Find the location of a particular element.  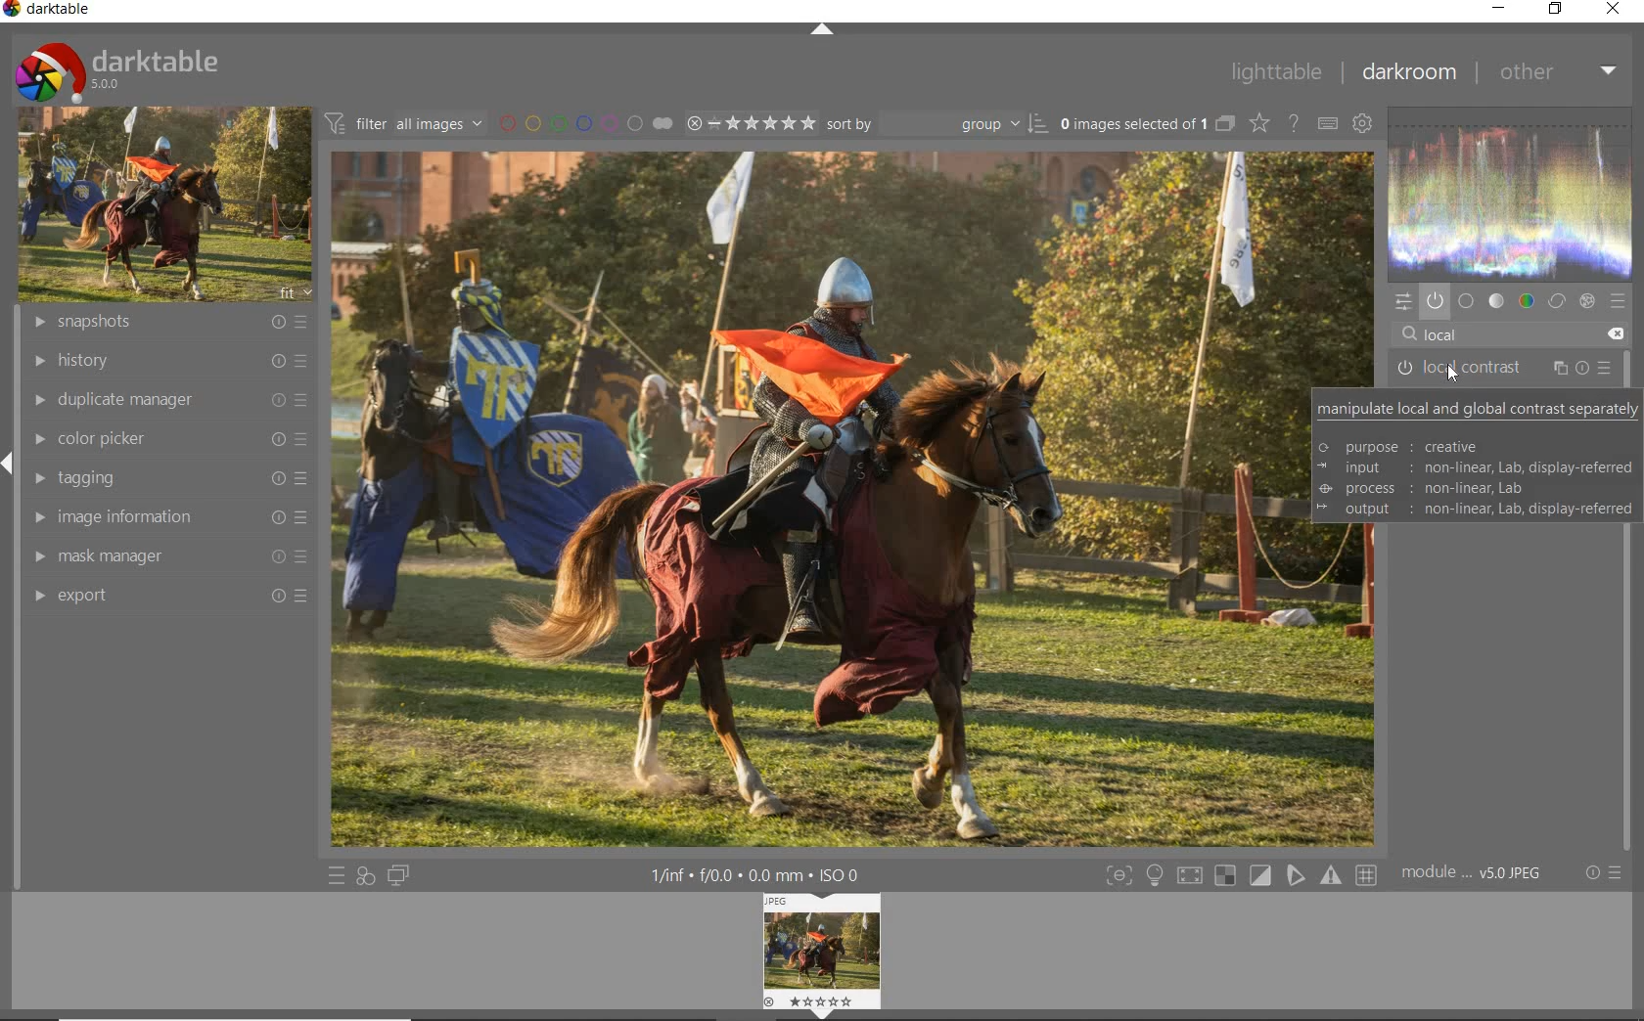

quick access panel is located at coordinates (1402, 301).